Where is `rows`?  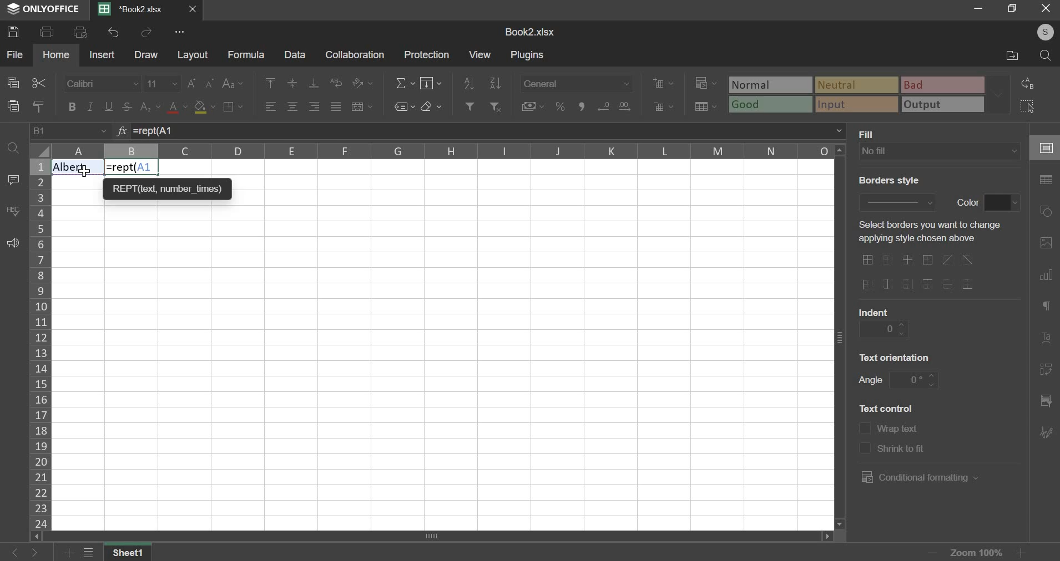 rows is located at coordinates (39, 343).